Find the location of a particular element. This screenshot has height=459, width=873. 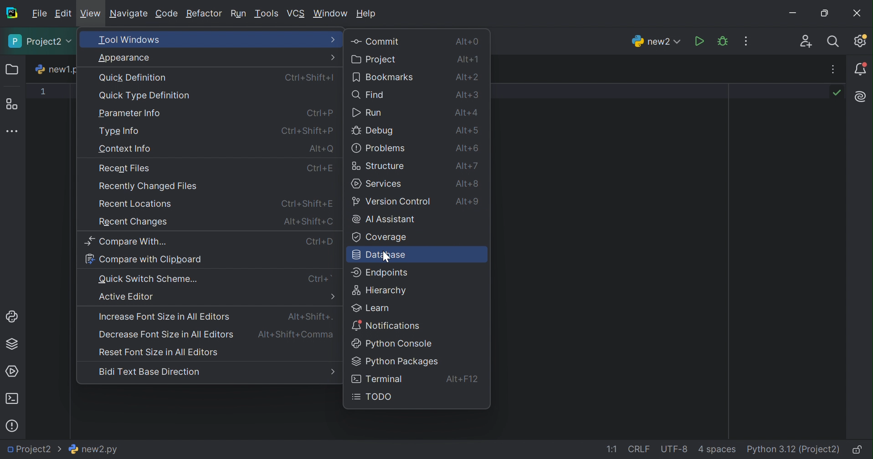

More is located at coordinates (332, 372).